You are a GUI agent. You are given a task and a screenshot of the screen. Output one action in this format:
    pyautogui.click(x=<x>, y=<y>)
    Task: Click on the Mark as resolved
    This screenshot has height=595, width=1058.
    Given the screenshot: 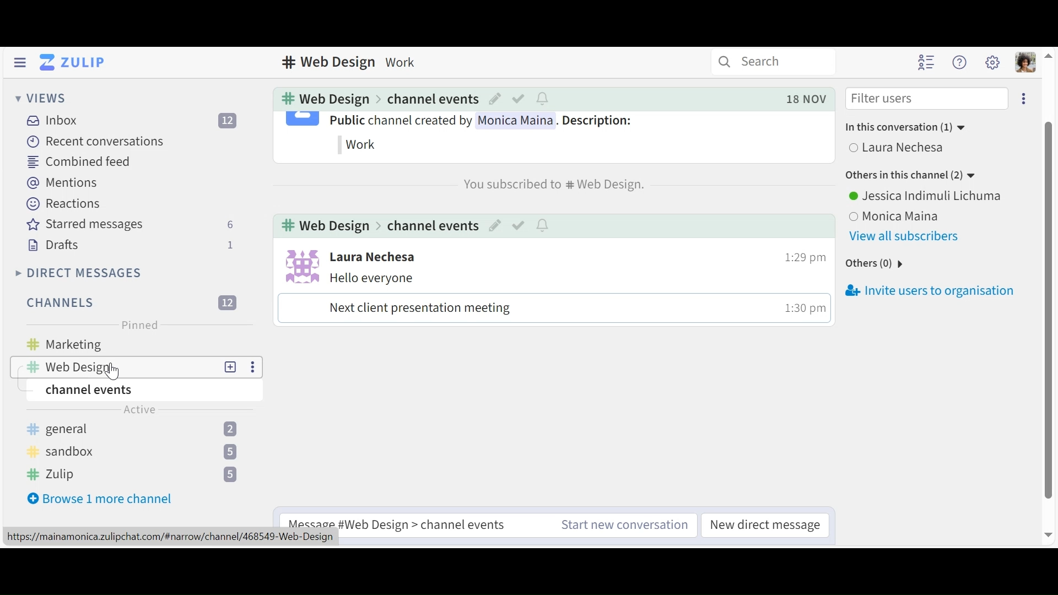 What is the action you would take?
    pyautogui.click(x=517, y=224)
    